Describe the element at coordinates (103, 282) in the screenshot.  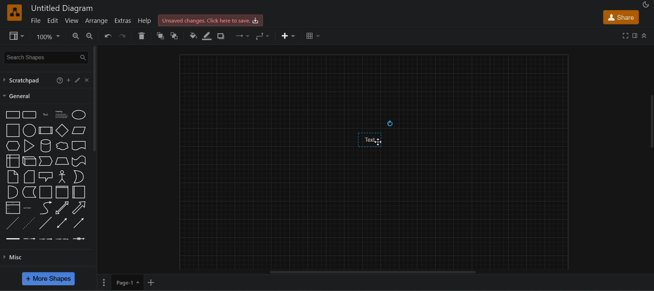
I see `more settings` at that location.